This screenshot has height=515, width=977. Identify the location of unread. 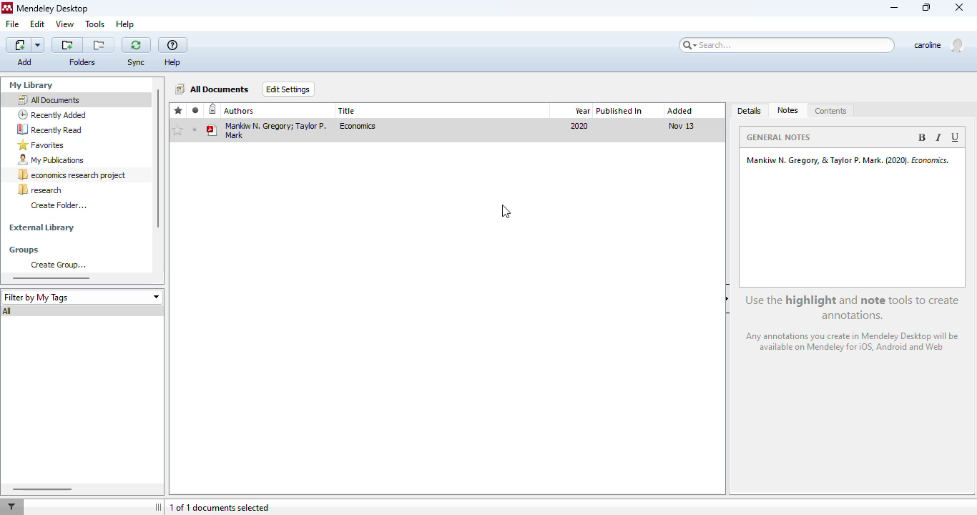
(195, 129).